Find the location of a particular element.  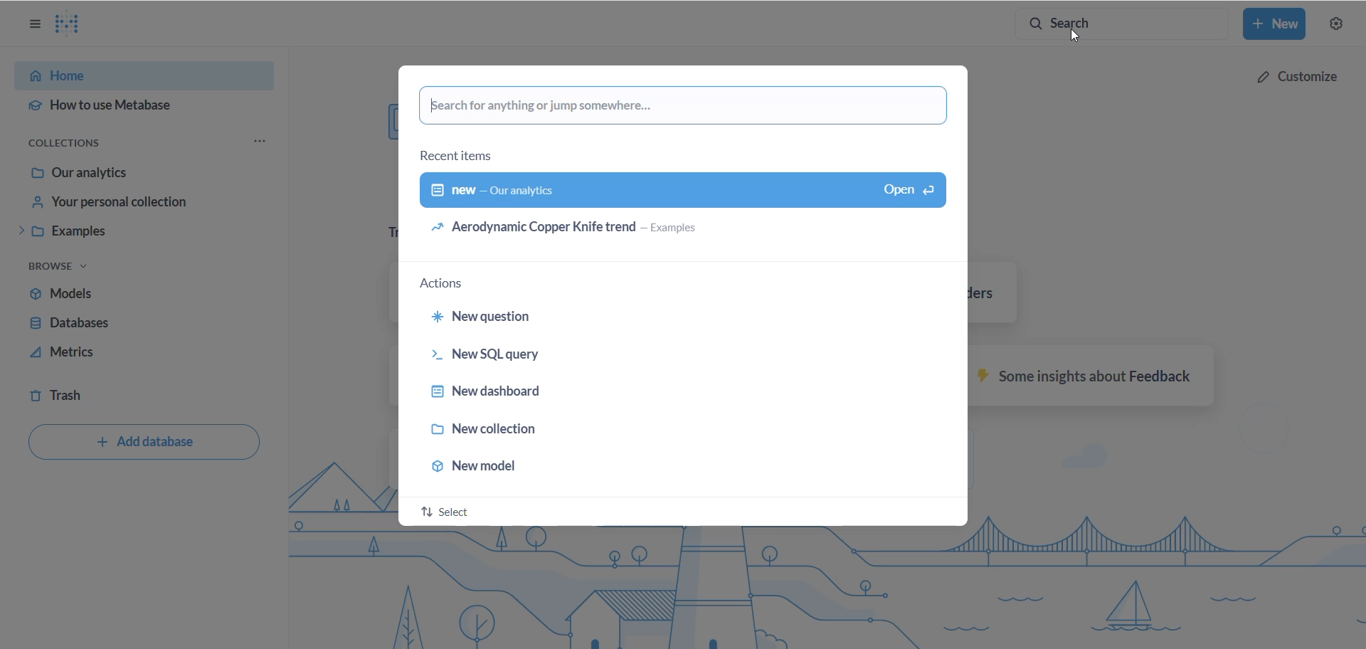

HOW TO USE METABASE is located at coordinates (132, 107).